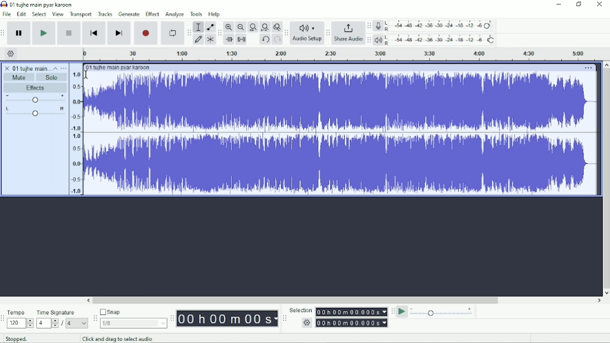  I want to click on Click and drag to select audio, so click(119, 339).